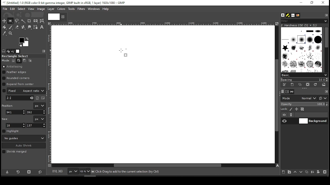 The height and width of the screenshot is (185, 330). What do you see at coordinates (18, 84) in the screenshot?
I see `expand from center` at bounding box center [18, 84].